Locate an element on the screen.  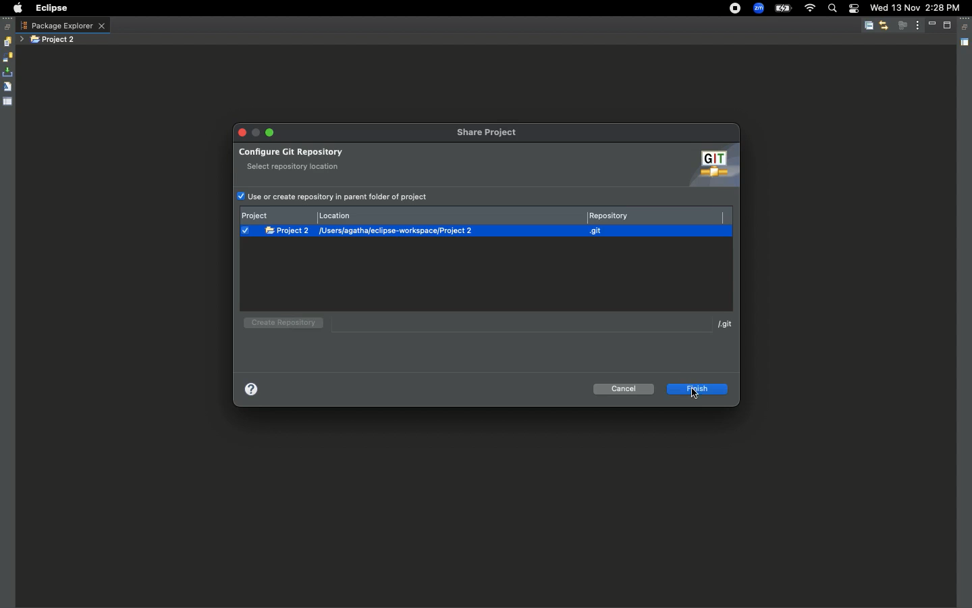
Project 2 /Users/agatha/eclipse-workspace/Project 2, .git is located at coordinates (493, 230).